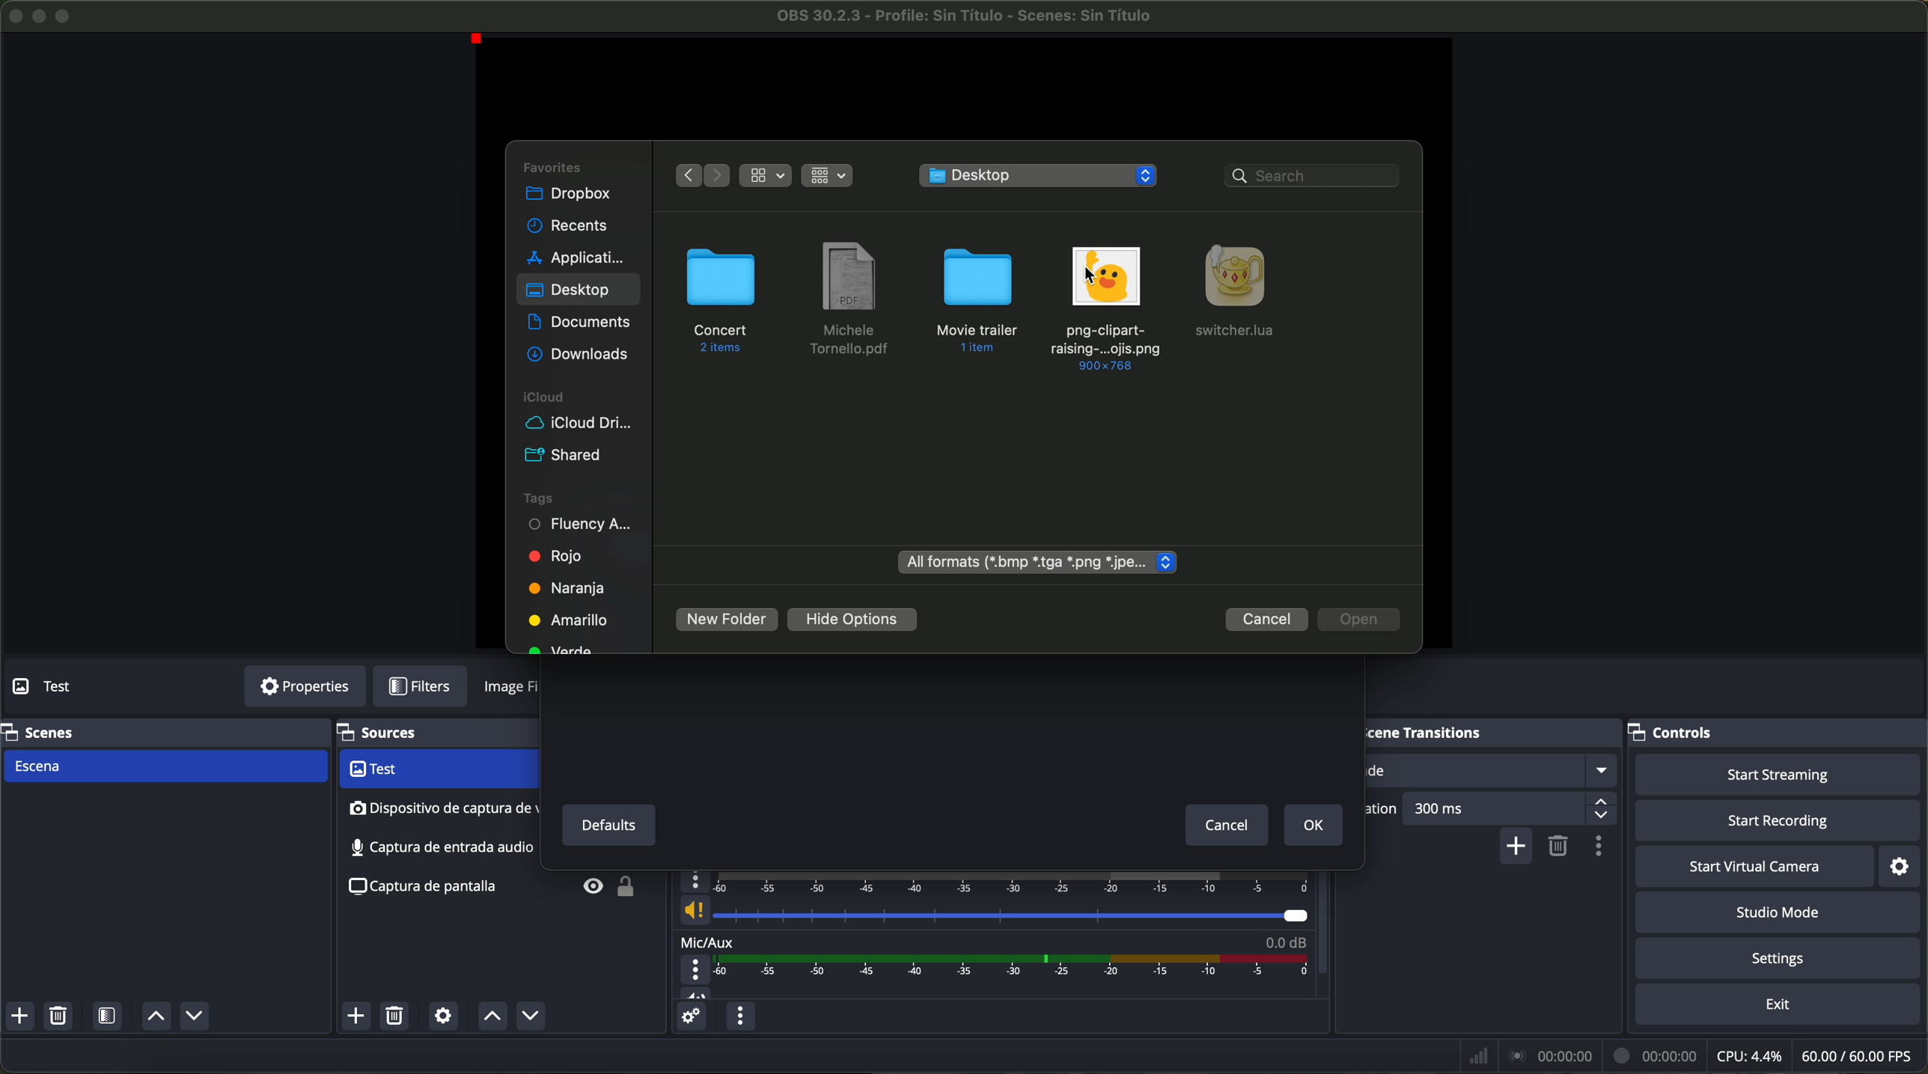  Describe the element at coordinates (582, 525) in the screenshot. I see `fluency academy` at that location.